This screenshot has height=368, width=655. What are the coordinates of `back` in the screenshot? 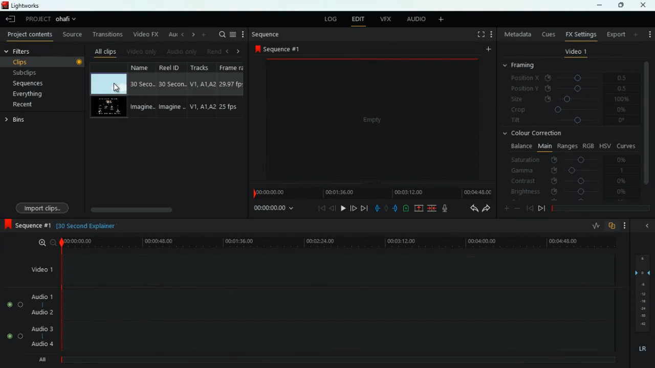 It's located at (470, 209).